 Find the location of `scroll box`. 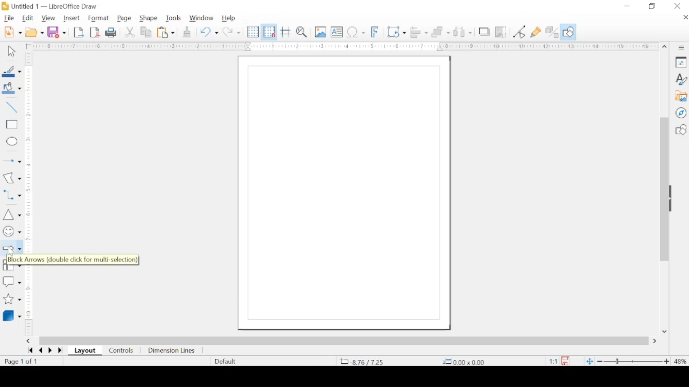

scroll box is located at coordinates (344, 341).